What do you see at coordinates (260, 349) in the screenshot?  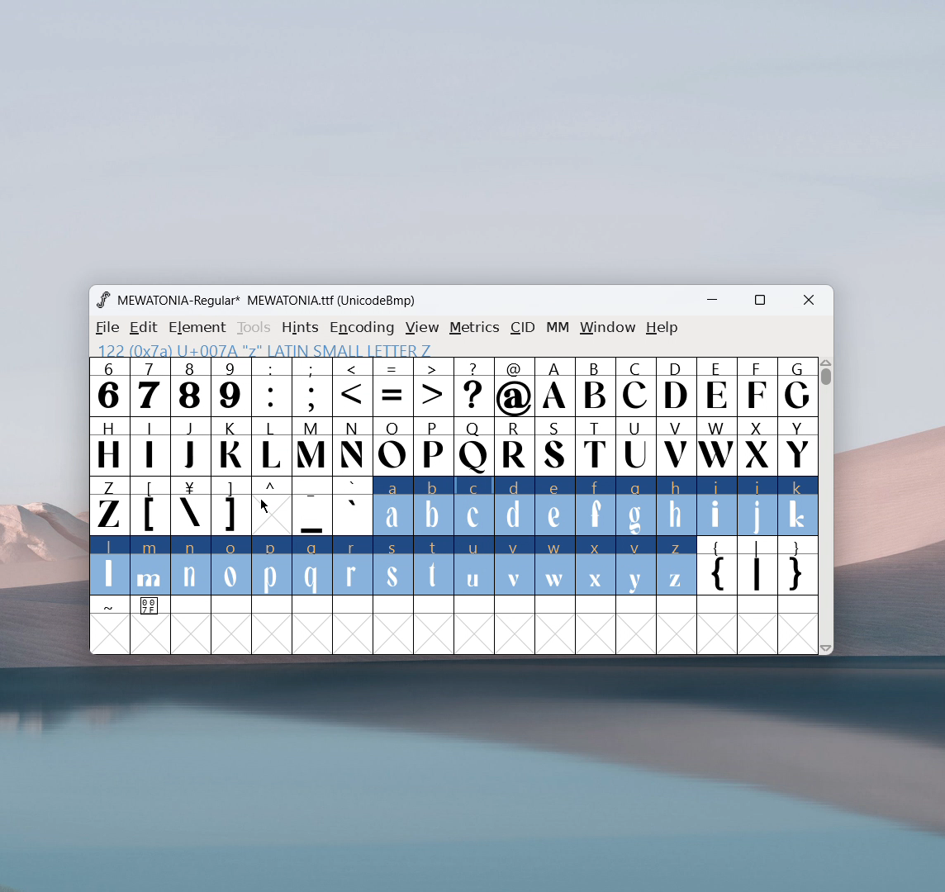 I see `97 (x61) U+0061 "a" LATIN S ETTER` at bounding box center [260, 349].